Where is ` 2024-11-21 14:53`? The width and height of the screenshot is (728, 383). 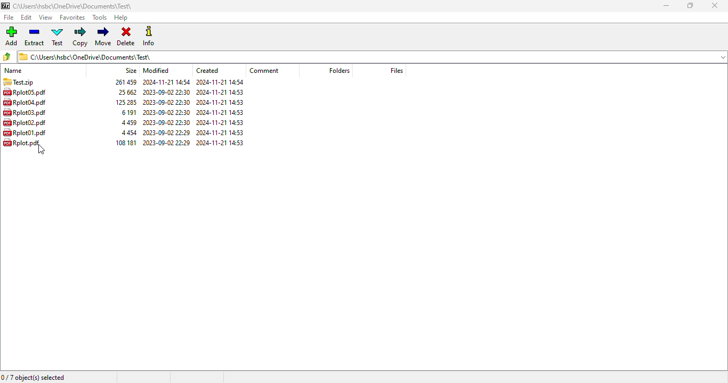
 2024-11-21 14:53 is located at coordinates (220, 134).